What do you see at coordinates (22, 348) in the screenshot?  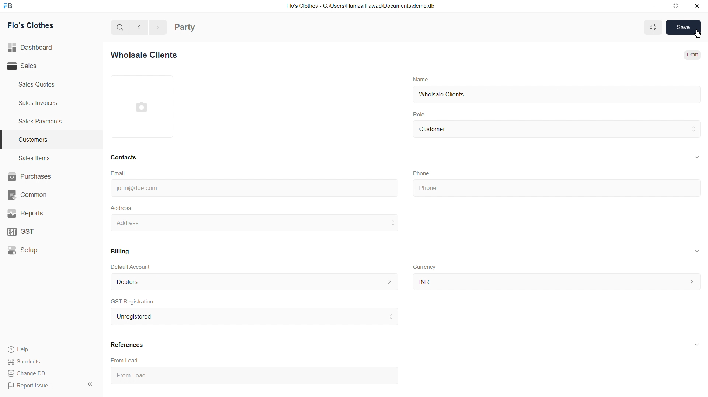 I see ` Help` at bounding box center [22, 348].